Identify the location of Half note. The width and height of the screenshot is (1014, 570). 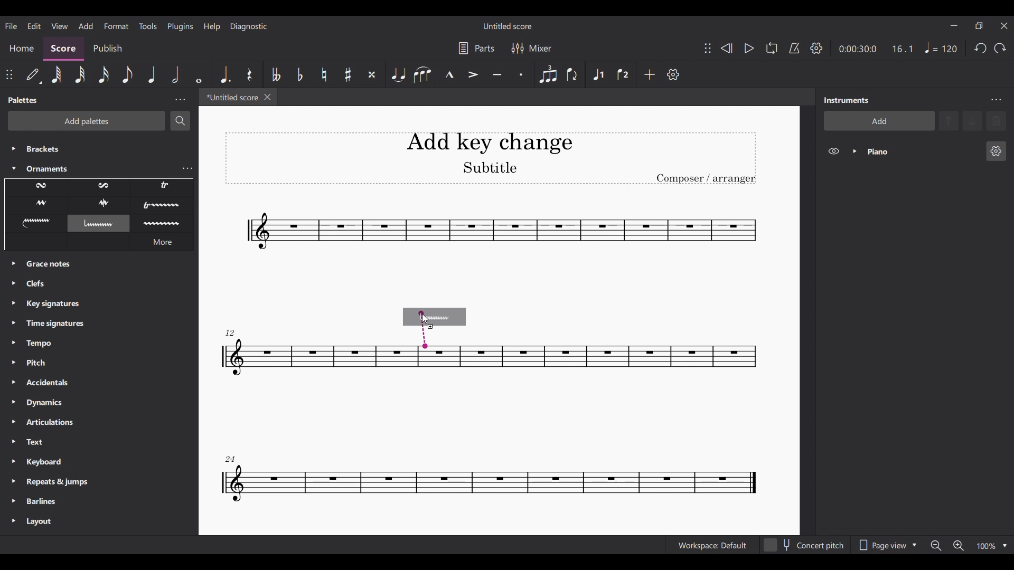
(176, 74).